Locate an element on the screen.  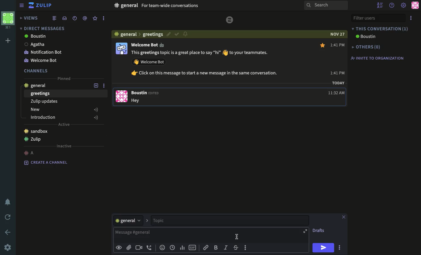
list view is located at coordinates (54, 18).